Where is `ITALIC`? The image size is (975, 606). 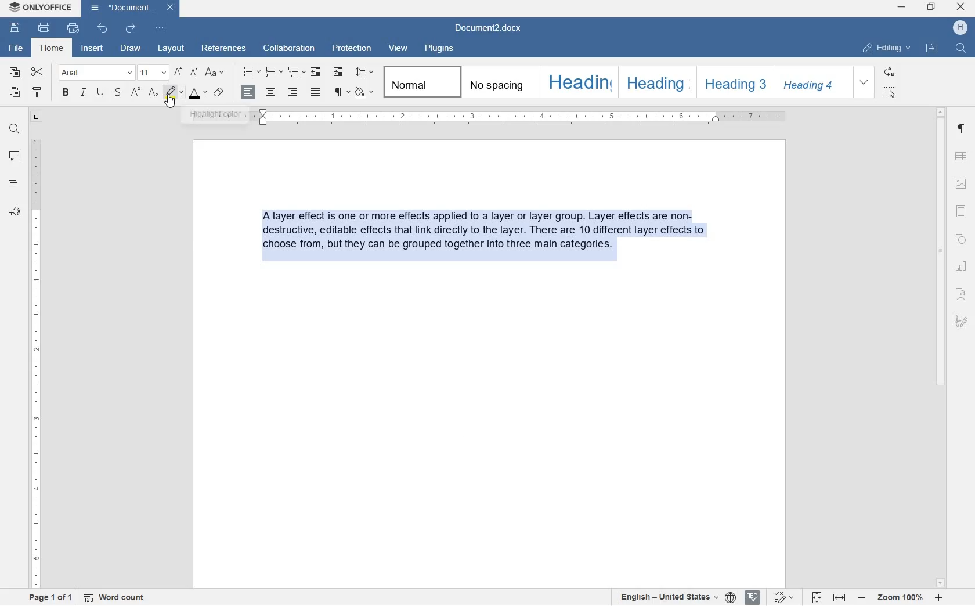 ITALIC is located at coordinates (83, 92).